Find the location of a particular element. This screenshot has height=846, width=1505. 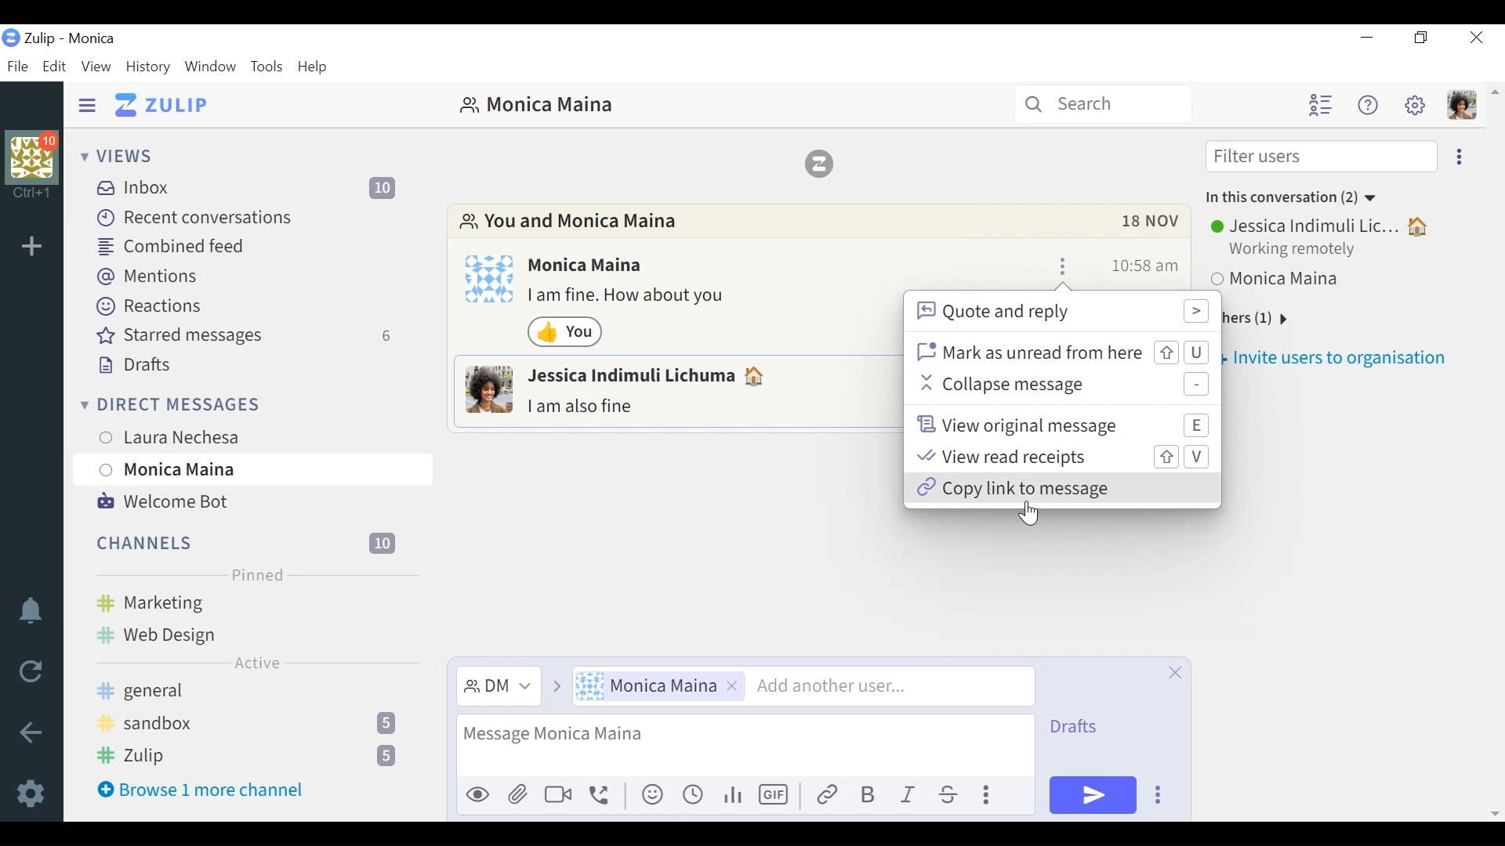

vertical scrollbar is located at coordinates (1494, 452).